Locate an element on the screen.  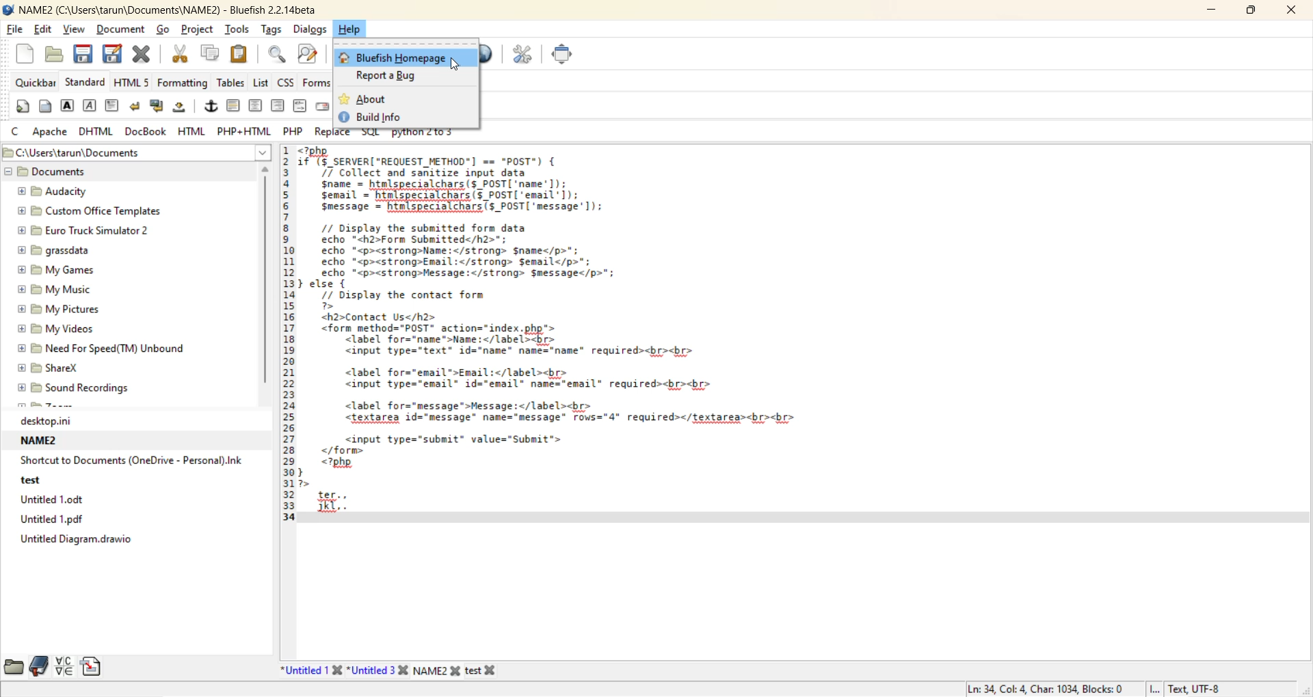
NAME2 is located at coordinates (36, 441).